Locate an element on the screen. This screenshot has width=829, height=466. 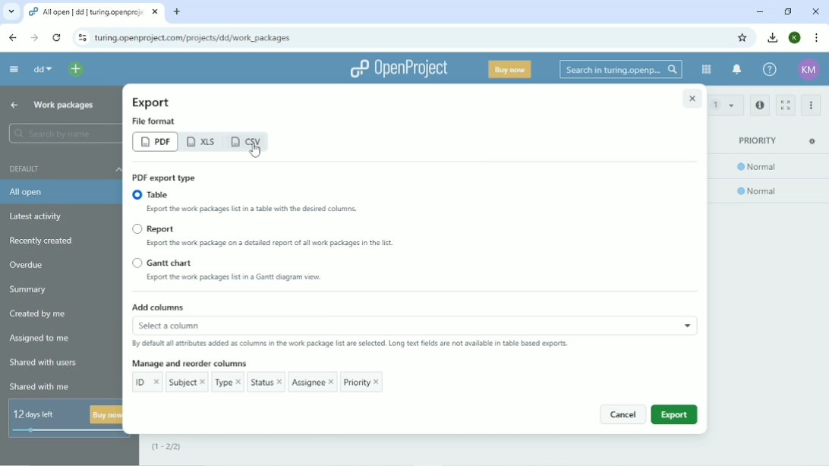
Report is located at coordinates (153, 229).